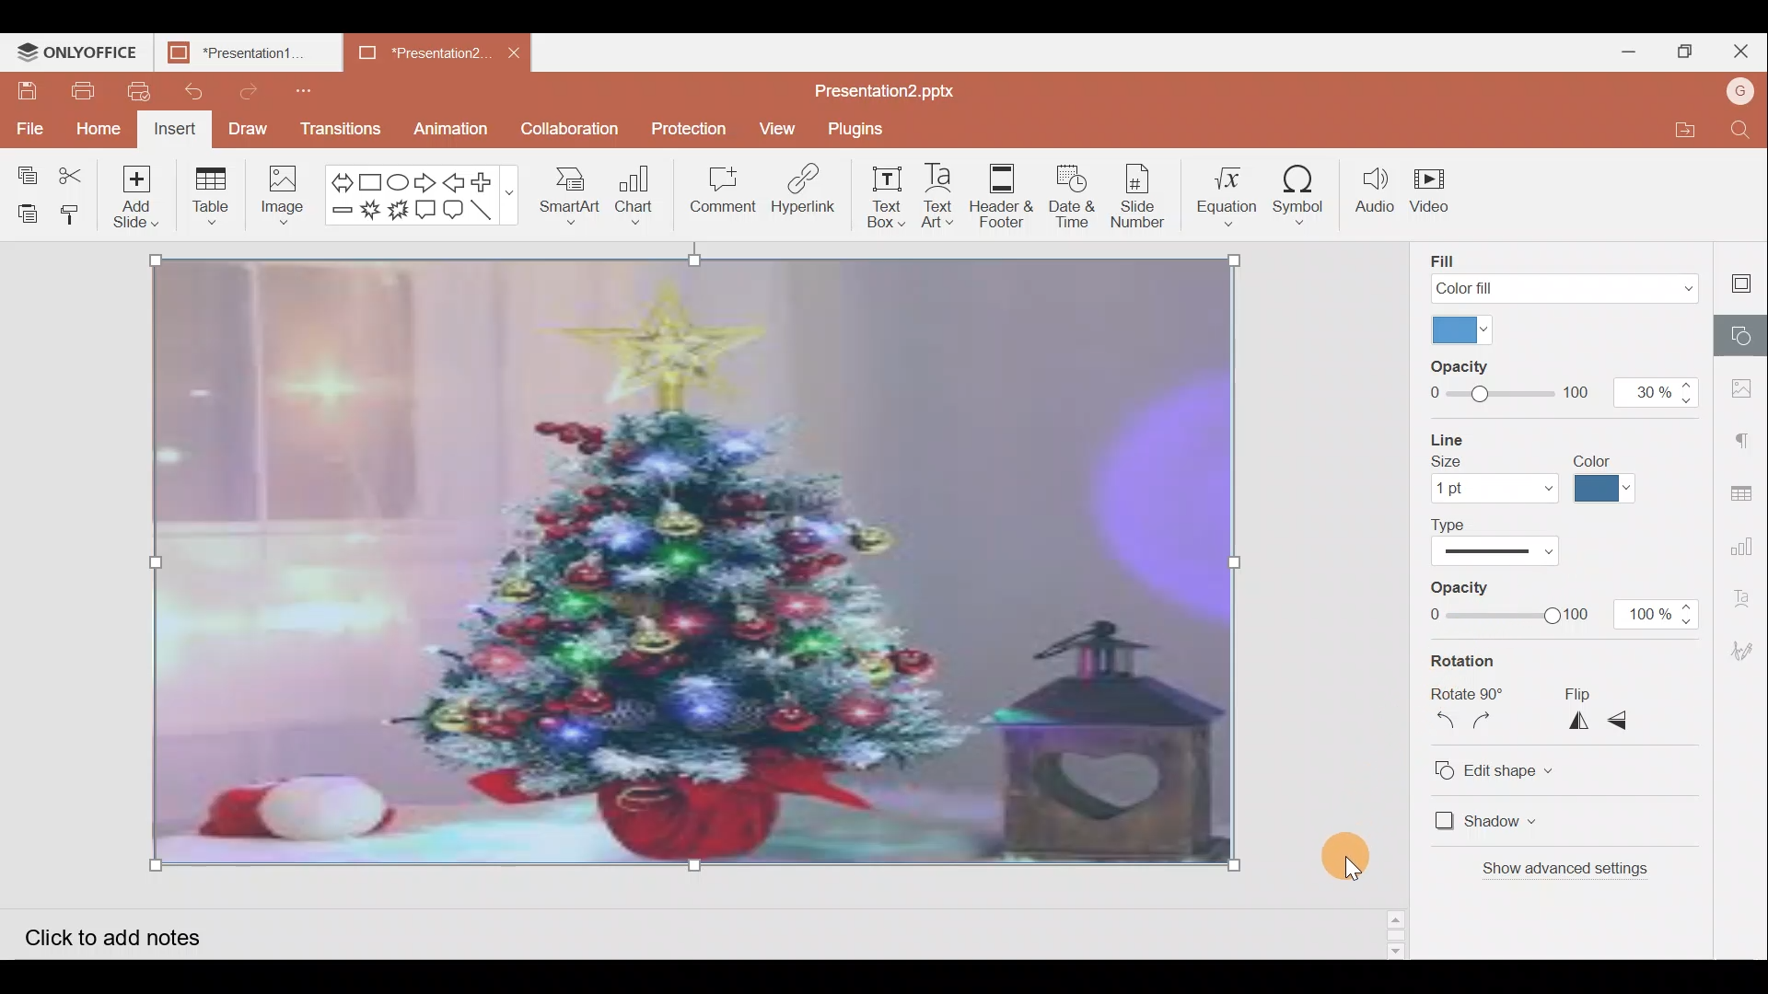 The image size is (1768, 994). Describe the element at coordinates (938, 196) in the screenshot. I see `Text Art` at that location.